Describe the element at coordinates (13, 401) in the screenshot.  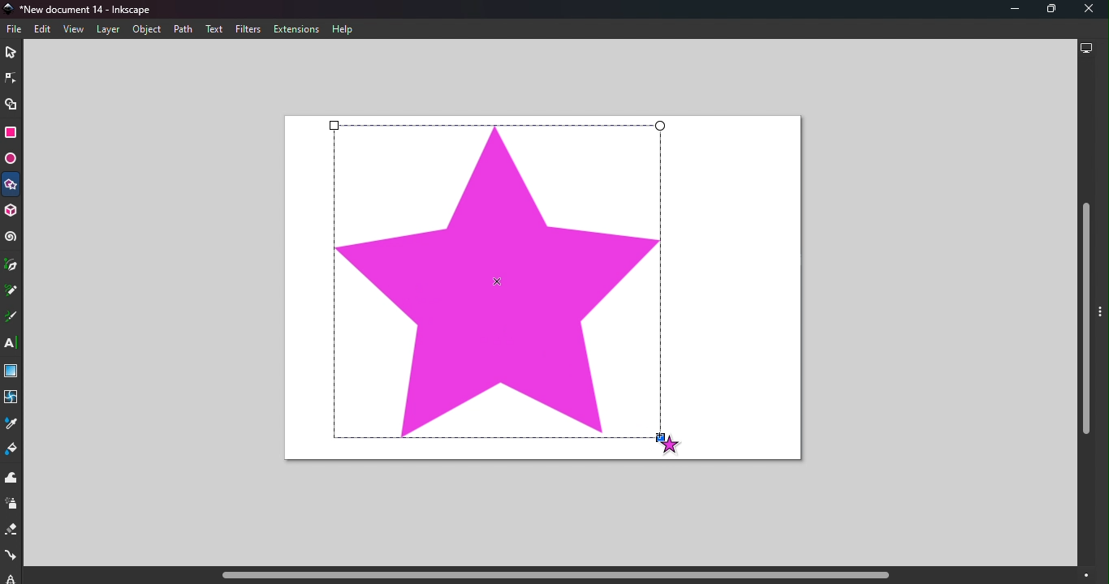
I see `Mesh tool` at that location.